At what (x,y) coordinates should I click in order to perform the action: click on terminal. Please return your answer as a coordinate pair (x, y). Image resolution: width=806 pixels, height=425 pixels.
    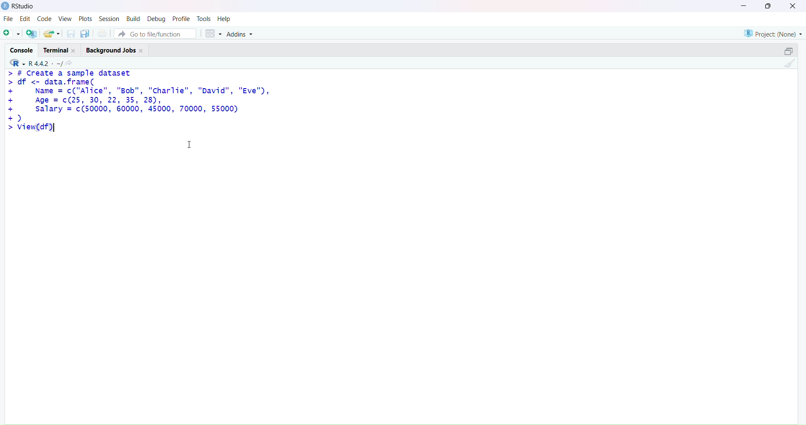
    Looking at the image, I should click on (60, 50).